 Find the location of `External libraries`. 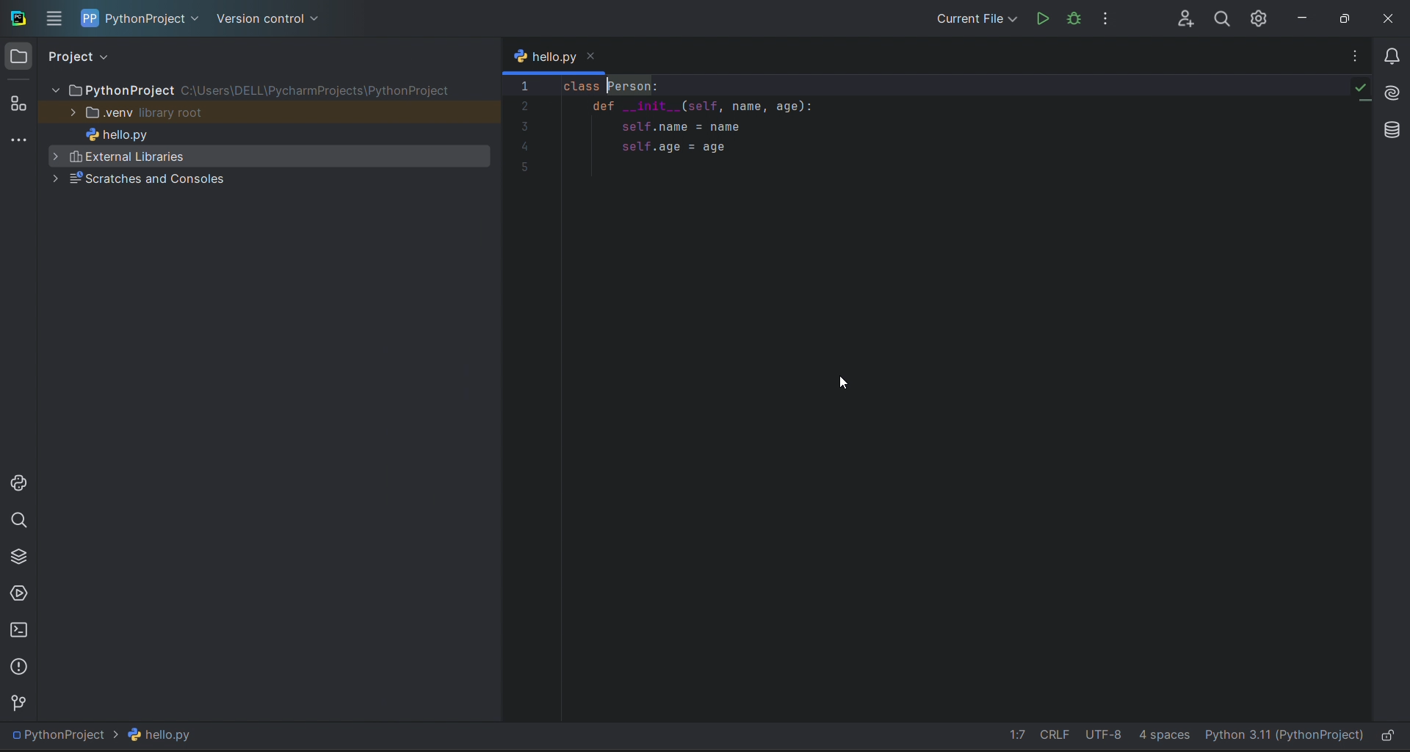

External libraries is located at coordinates (266, 156).